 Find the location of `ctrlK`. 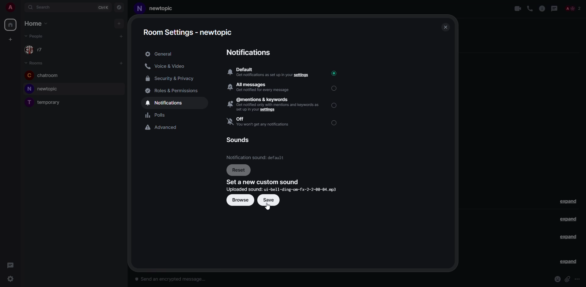

ctrlK is located at coordinates (103, 8).